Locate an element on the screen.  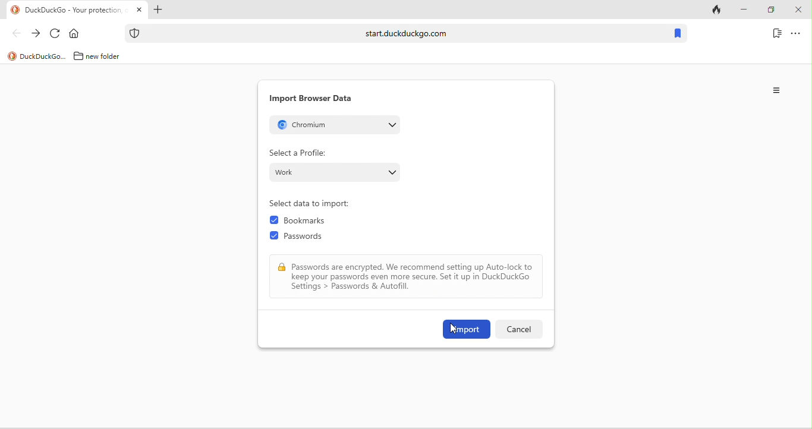
maximize is located at coordinates (770, 10).